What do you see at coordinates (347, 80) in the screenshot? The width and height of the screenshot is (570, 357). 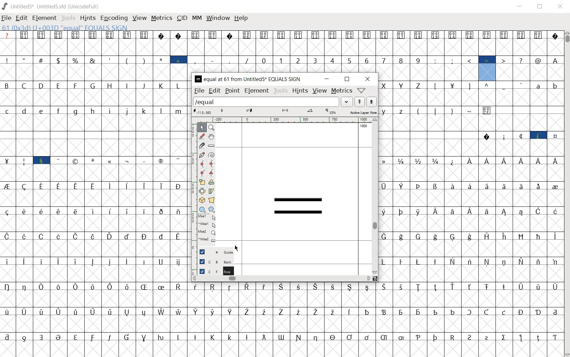 I see `restore down` at bounding box center [347, 80].